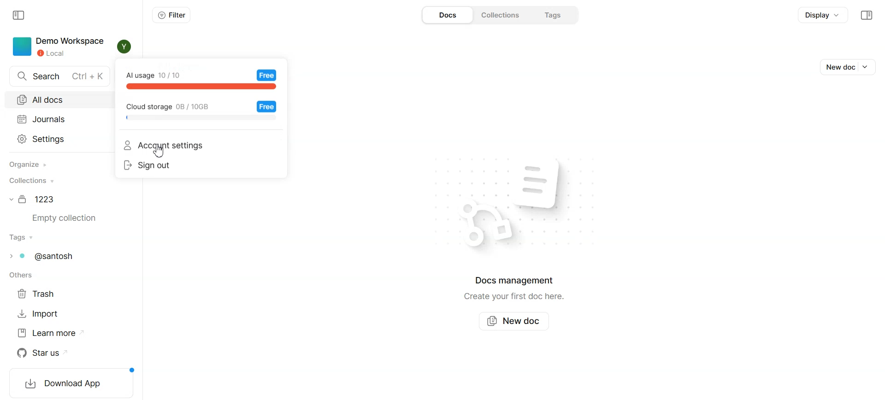 This screenshot has height=400, width=885. I want to click on Journals, so click(62, 119).